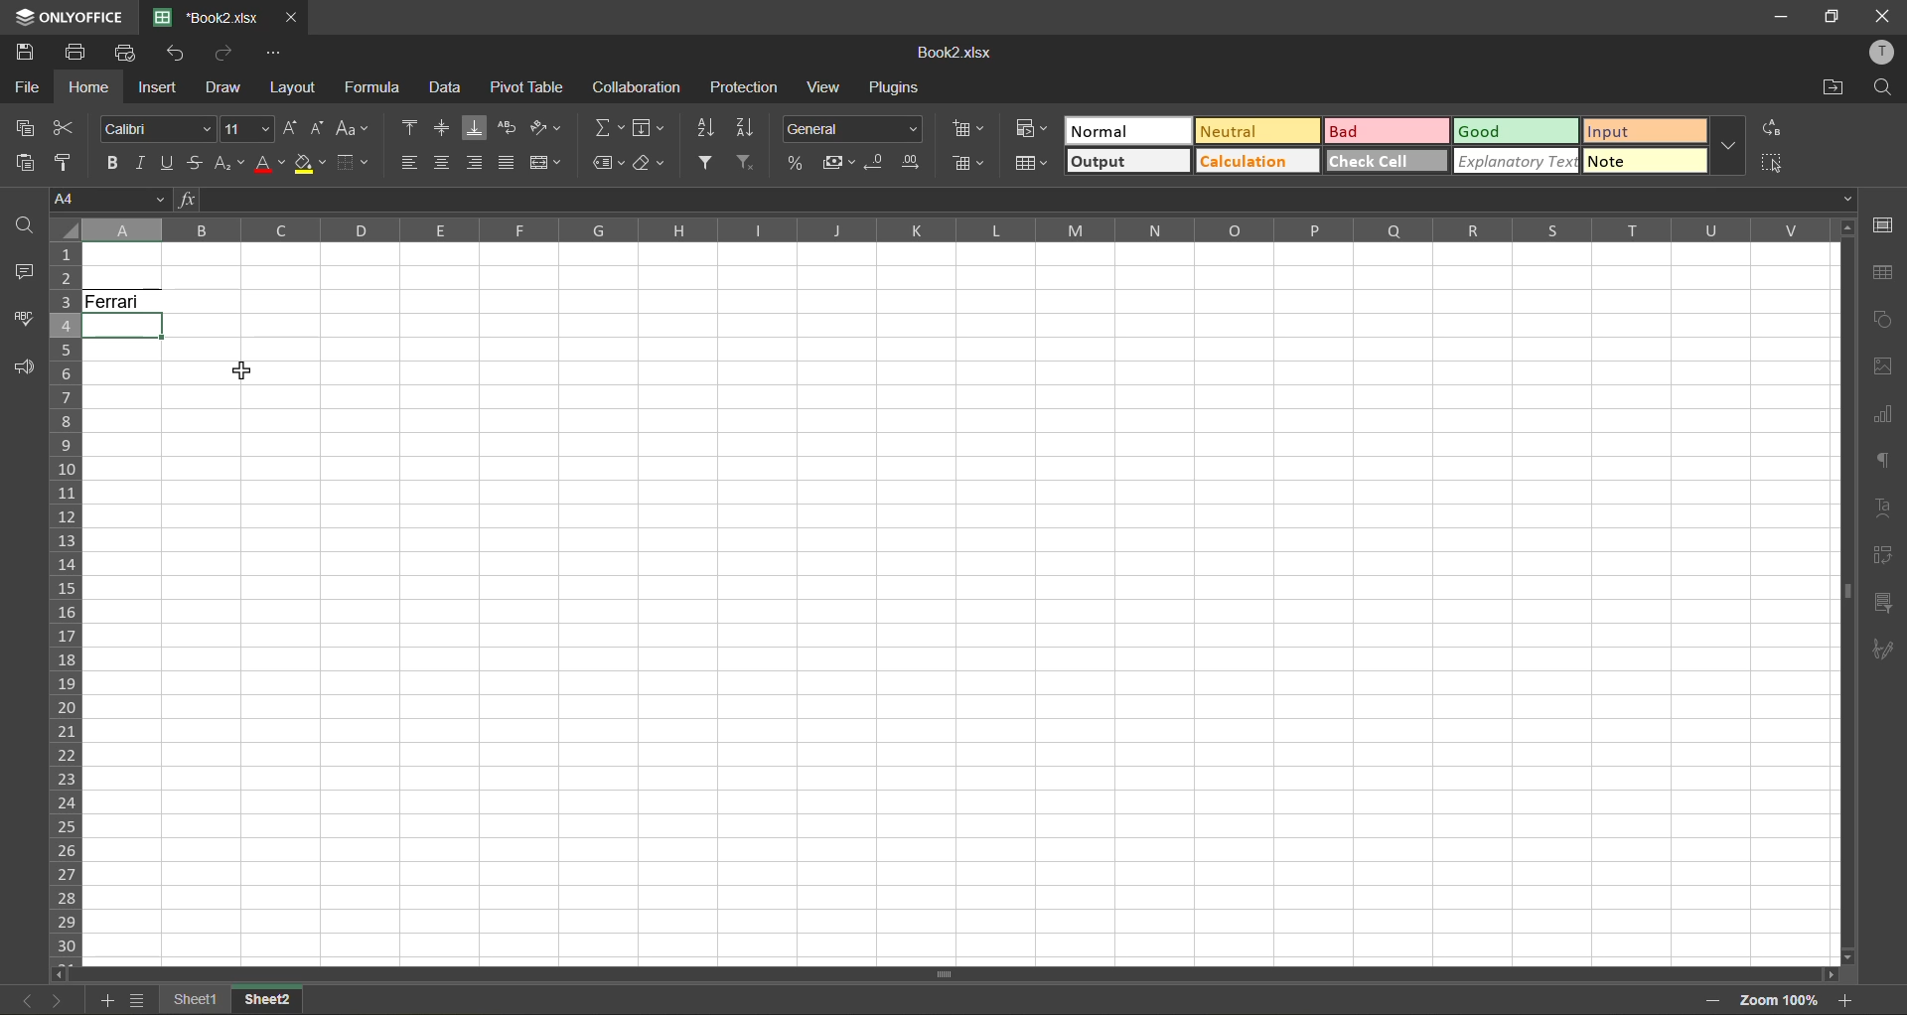 This screenshot has width=1907, height=1015. Describe the element at coordinates (746, 87) in the screenshot. I see `protection` at that location.